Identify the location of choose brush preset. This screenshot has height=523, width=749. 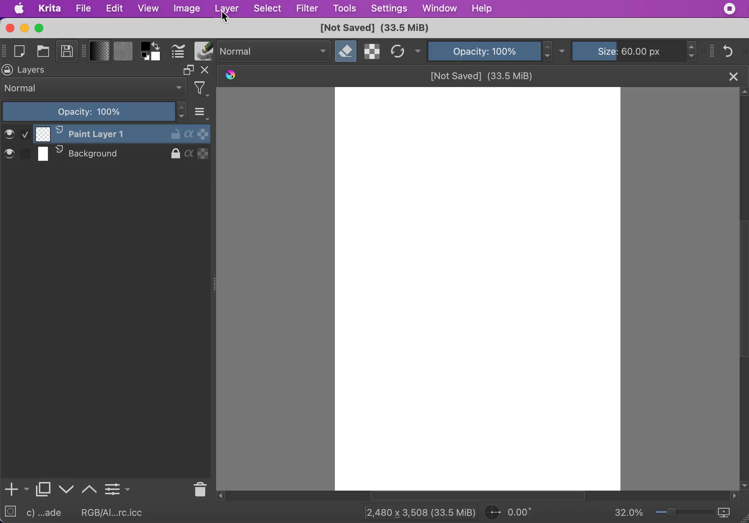
(203, 51).